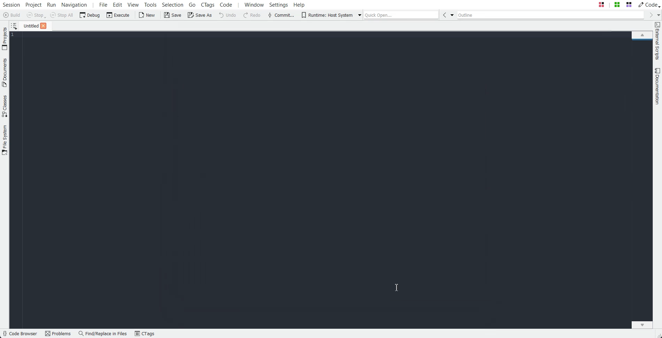 This screenshot has height=338, width=662. What do you see at coordinates (252, 15) in the screenshot?
I see `Redo` at bounding box center [252, 15].